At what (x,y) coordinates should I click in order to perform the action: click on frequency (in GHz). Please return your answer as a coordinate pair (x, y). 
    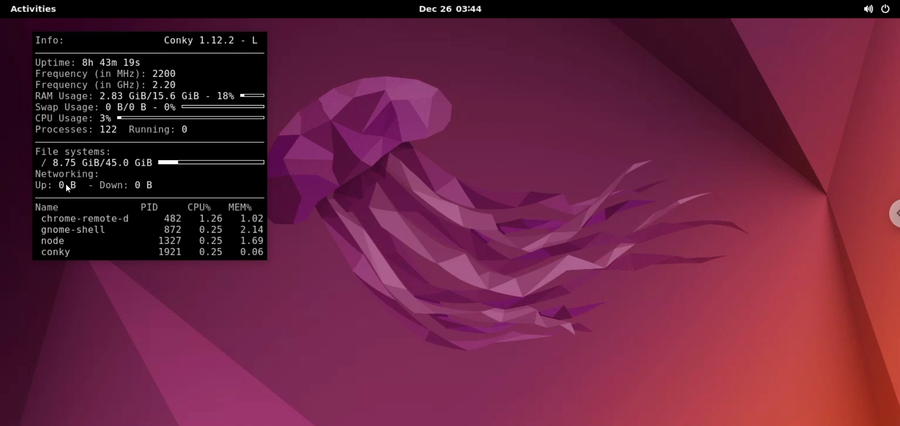
    Looking at the image, I should click on (89, 84).